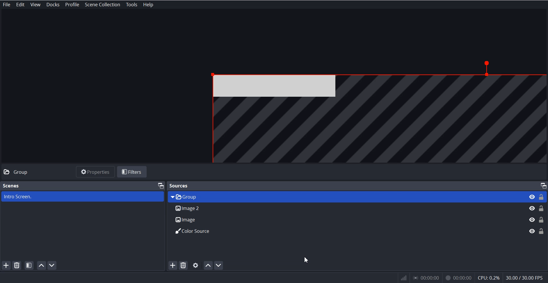 This screenshot has height=283, width=548. What do you see at coordinates (541, 214) in the screenshot?
I see `Lock` at bounding box center [541, 214].